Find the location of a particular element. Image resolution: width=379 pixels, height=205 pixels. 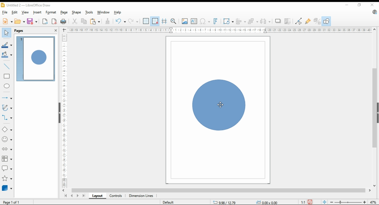

format is located at coordinates (51, 12).